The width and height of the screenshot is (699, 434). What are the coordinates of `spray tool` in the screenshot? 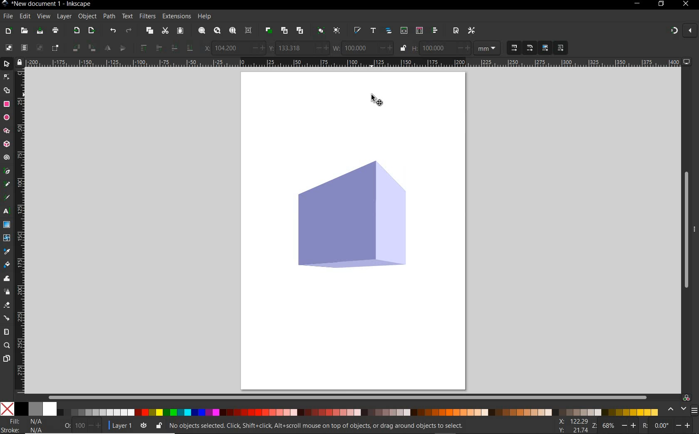 It's located at (7, 291).